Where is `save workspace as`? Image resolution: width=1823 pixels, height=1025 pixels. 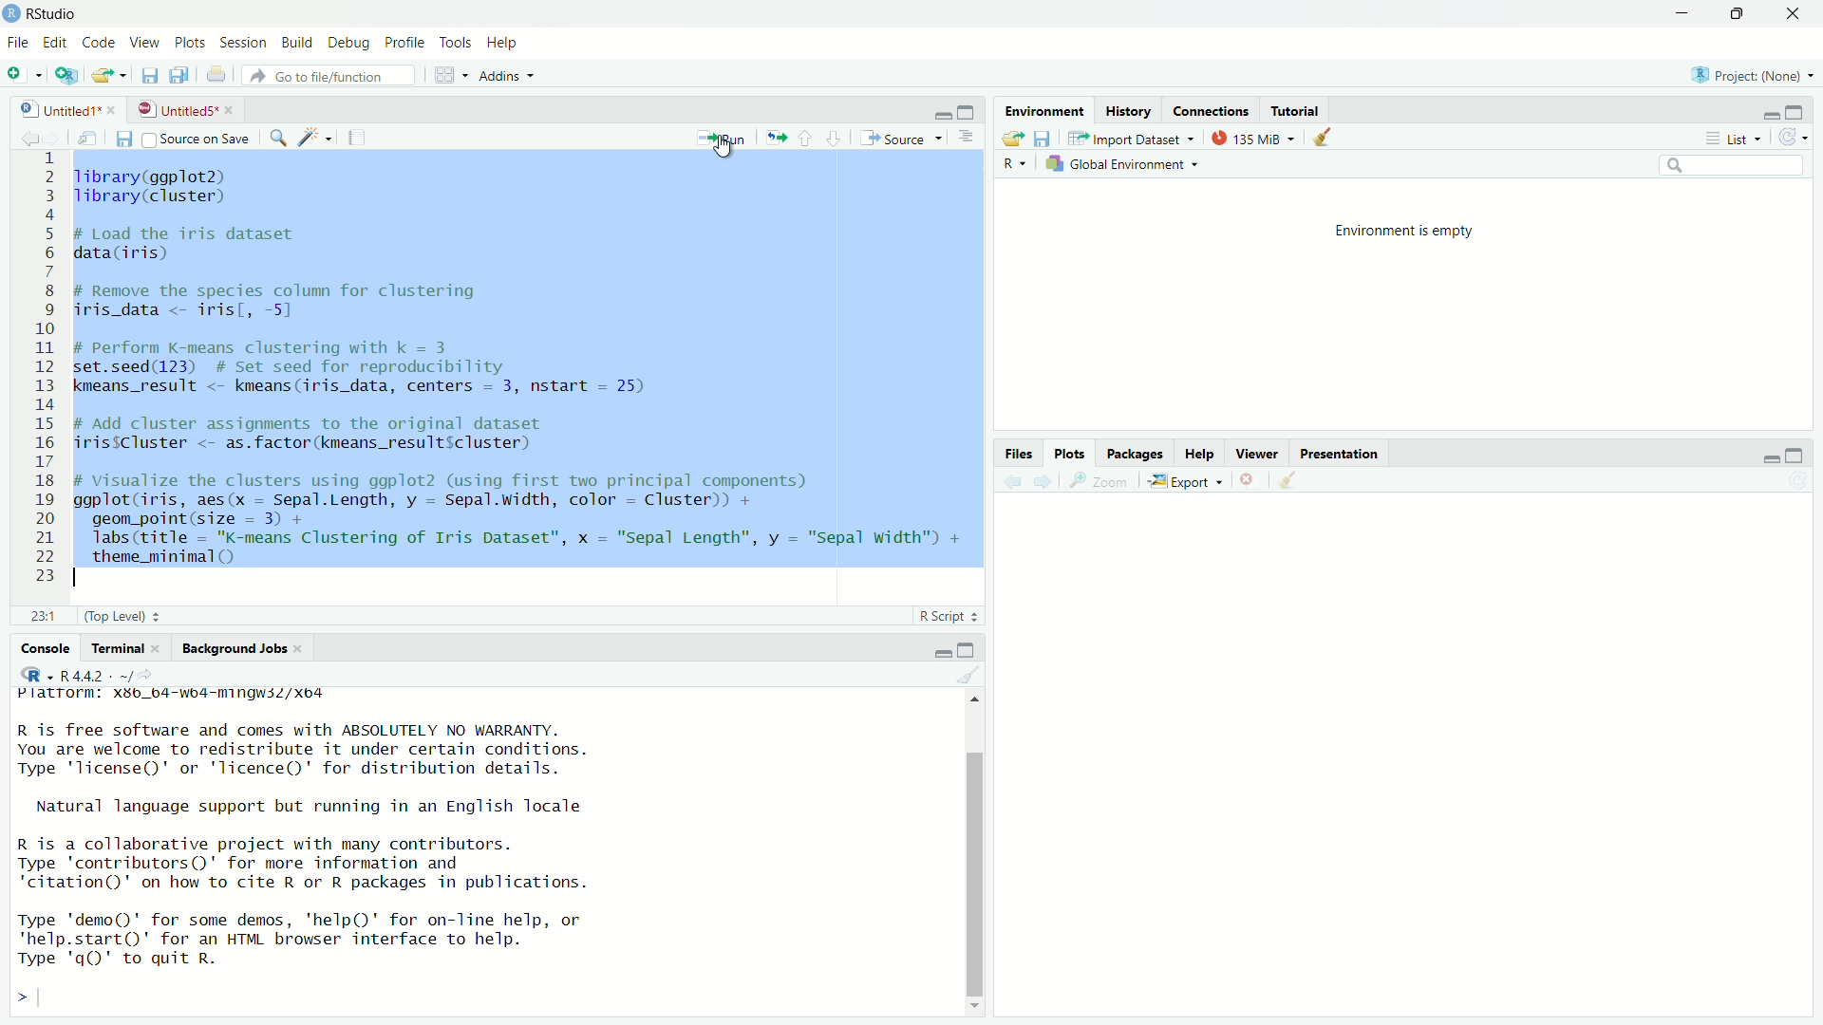
save workspace as is located at coordinates (1044, 139).